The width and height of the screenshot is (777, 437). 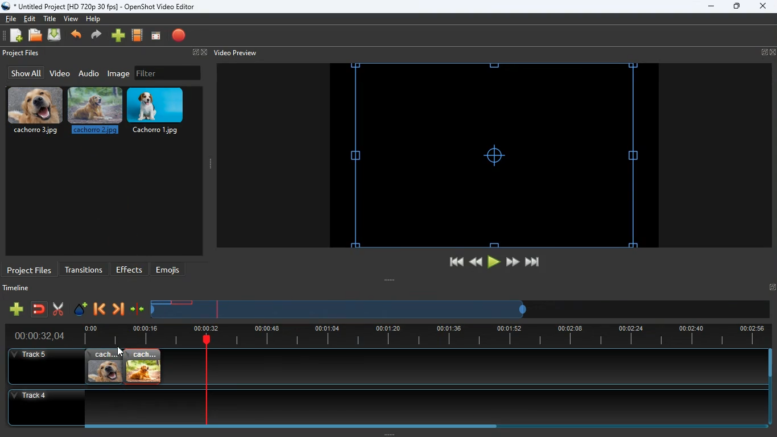 I want to click on track 5, so click(x=32, y=355).